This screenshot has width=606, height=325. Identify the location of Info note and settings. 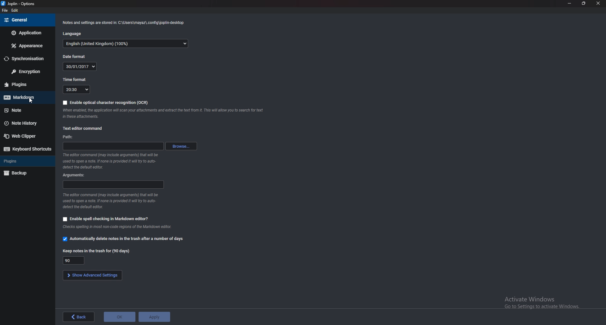
(125, 24).